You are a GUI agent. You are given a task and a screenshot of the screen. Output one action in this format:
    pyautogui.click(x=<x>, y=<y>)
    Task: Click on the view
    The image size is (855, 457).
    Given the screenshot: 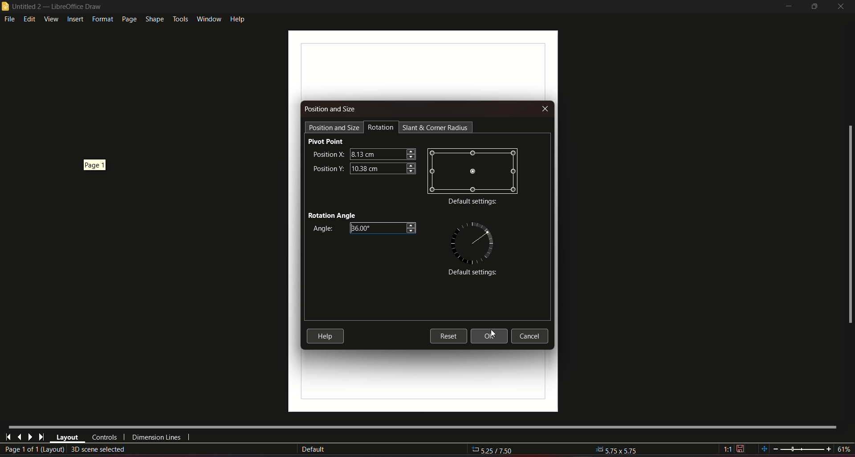 What is the action you would take?
    pyautogui.click(x=51, y=19)
    